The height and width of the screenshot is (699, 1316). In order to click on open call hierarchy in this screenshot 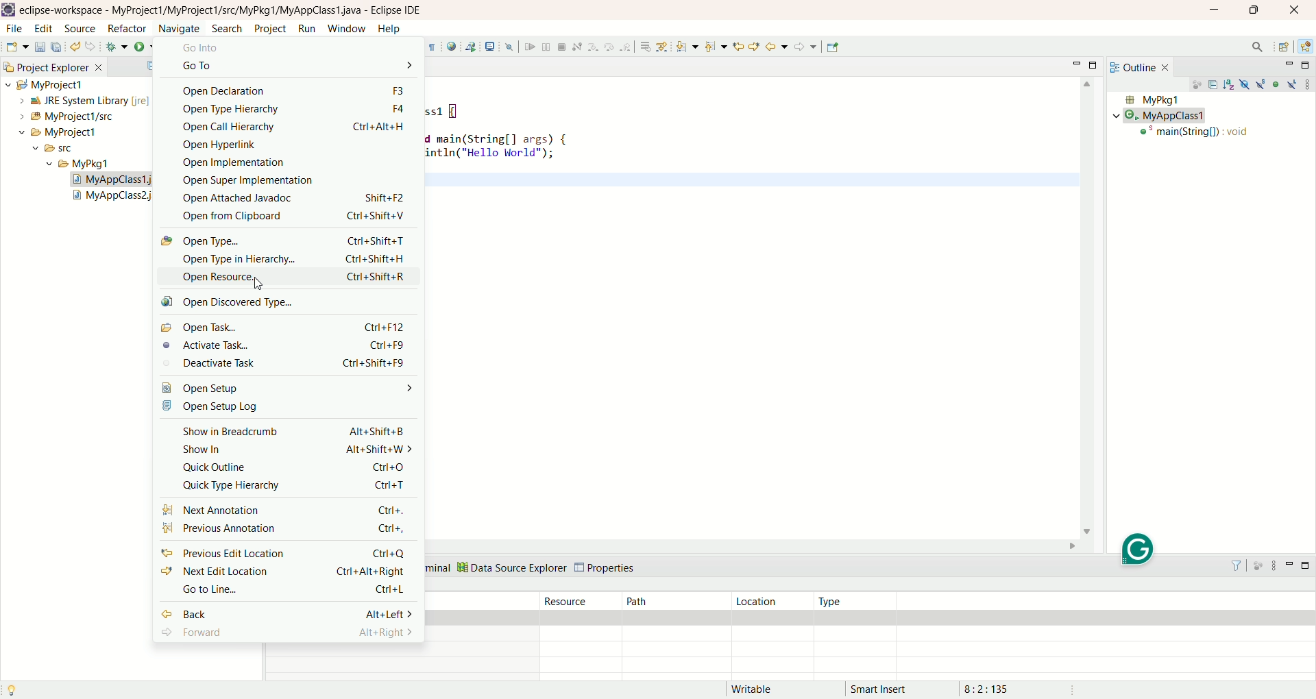, I will do `click(291, 127)`.